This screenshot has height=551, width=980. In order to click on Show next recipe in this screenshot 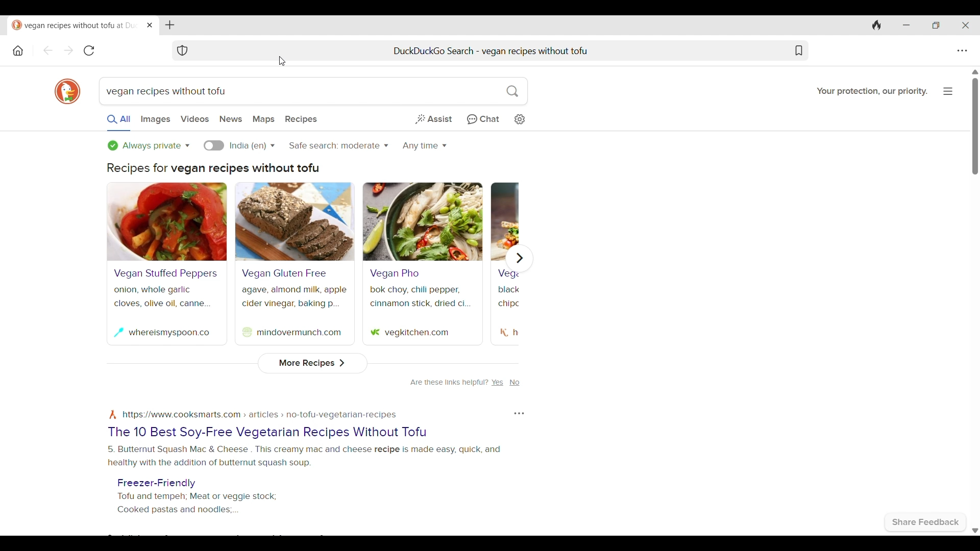, I will do `click(519, 258)`.